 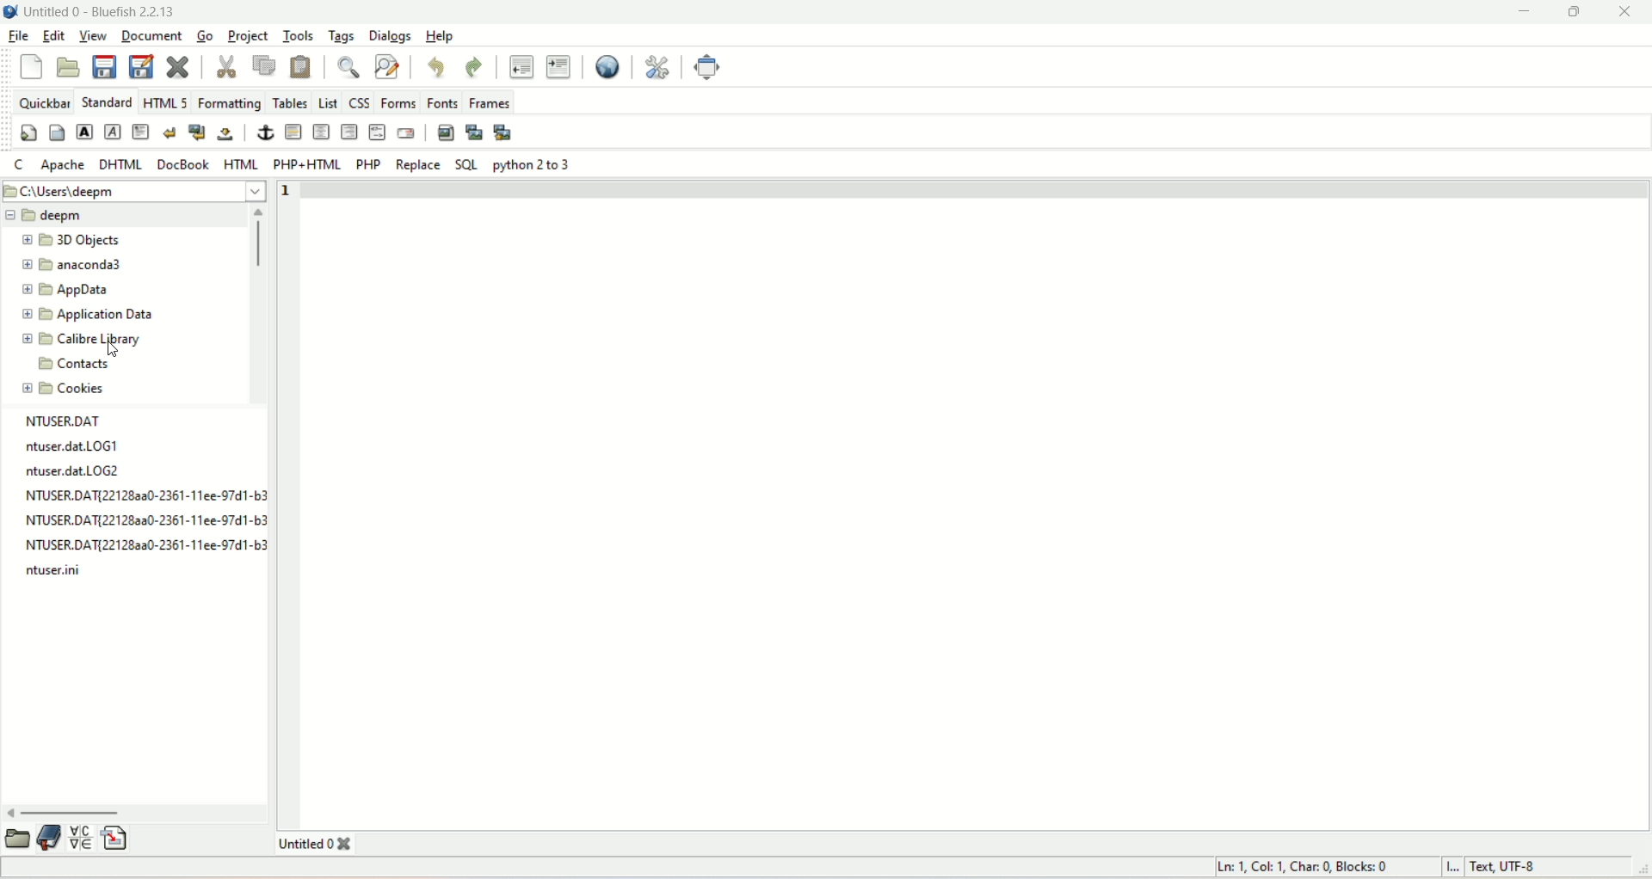 I want to click on deepm, so click(x=120, y=216).